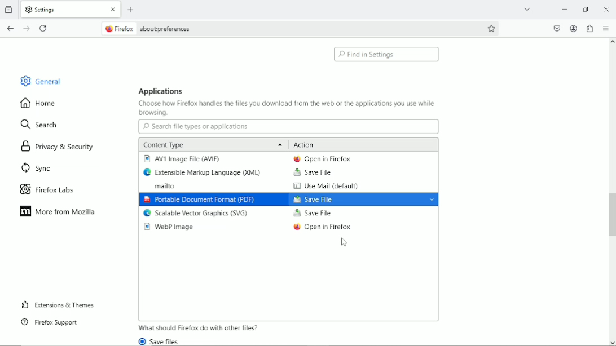  Describe the element at coordinates (288, 127) in the screenshot. I see `Search the file types  or applications` at that location.